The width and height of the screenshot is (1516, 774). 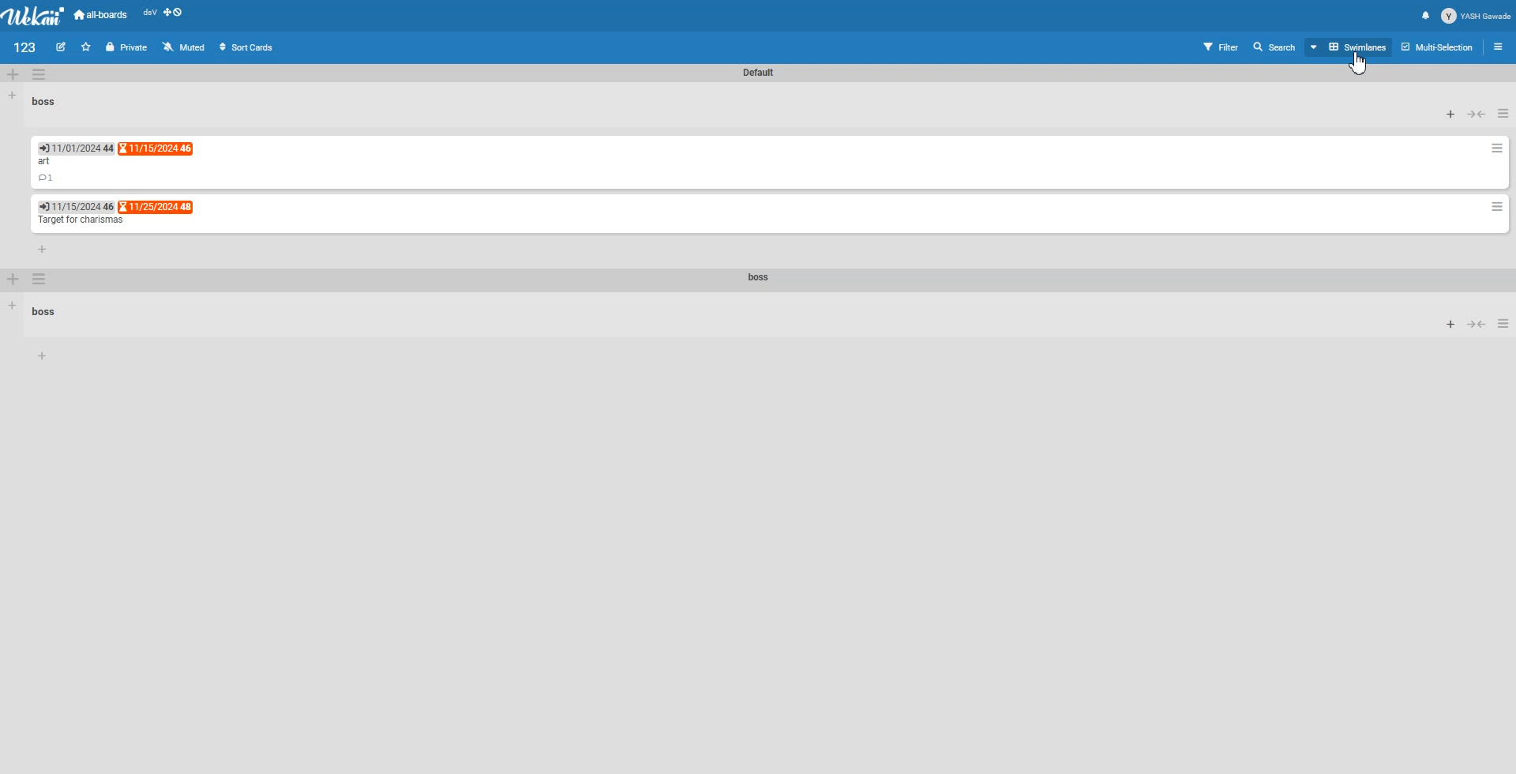 I want to click on Private, so click(x=126, y=47).